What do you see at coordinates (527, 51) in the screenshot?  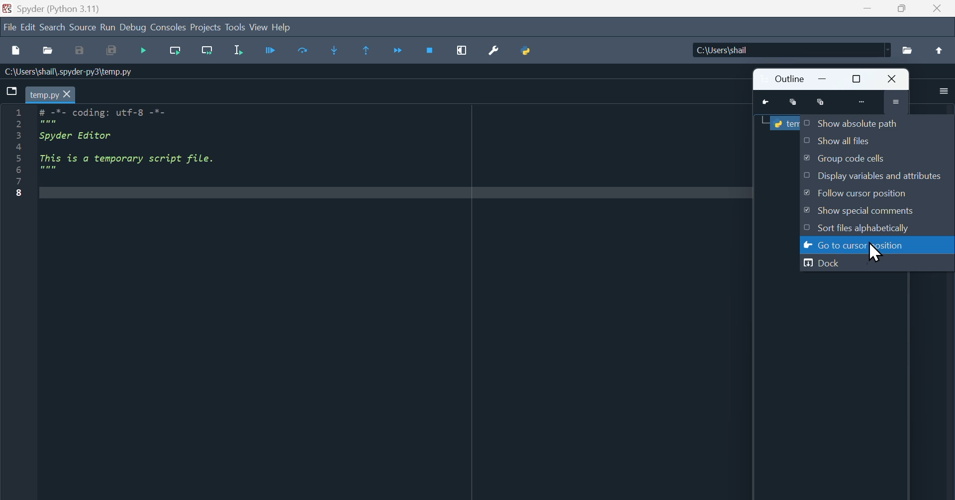 I see `Python path manager` at bounding box center [527, 51].